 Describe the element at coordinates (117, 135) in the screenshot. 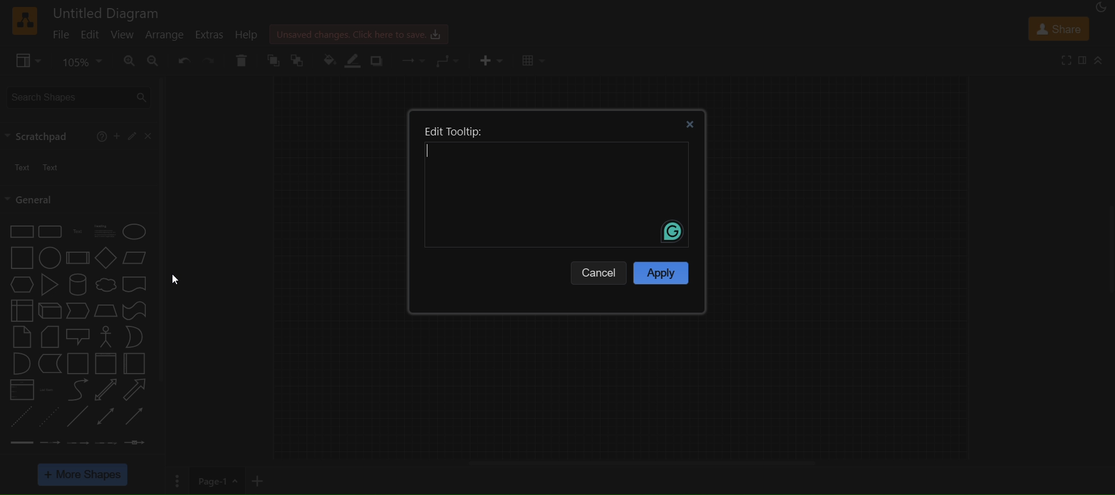

I see `add` at that location.